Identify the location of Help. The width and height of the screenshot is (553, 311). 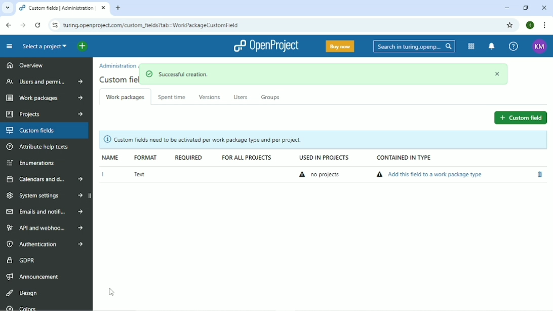
(513, 47).